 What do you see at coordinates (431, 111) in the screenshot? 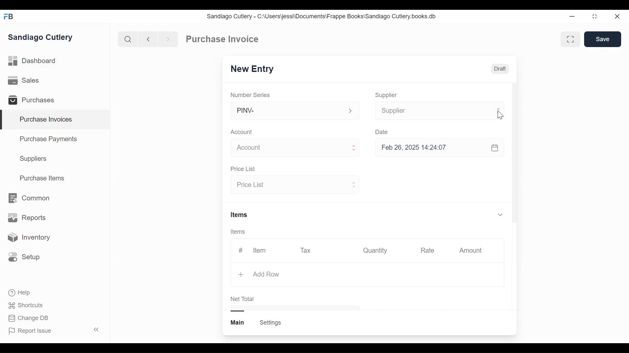
I see `Supplier` at bounding box center [431, 111].